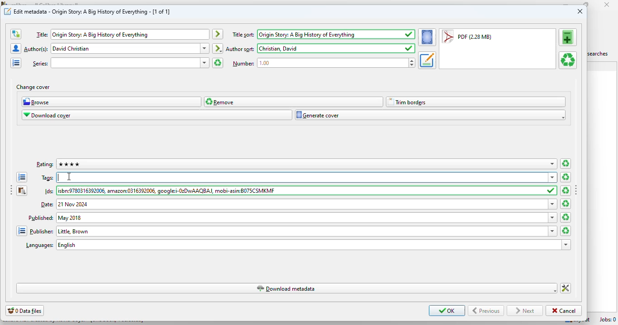  What do you see at coordinates (302, 204) in the screenshot?
I see `date: 21 Nov 2024` at bounding box center [302, 204].